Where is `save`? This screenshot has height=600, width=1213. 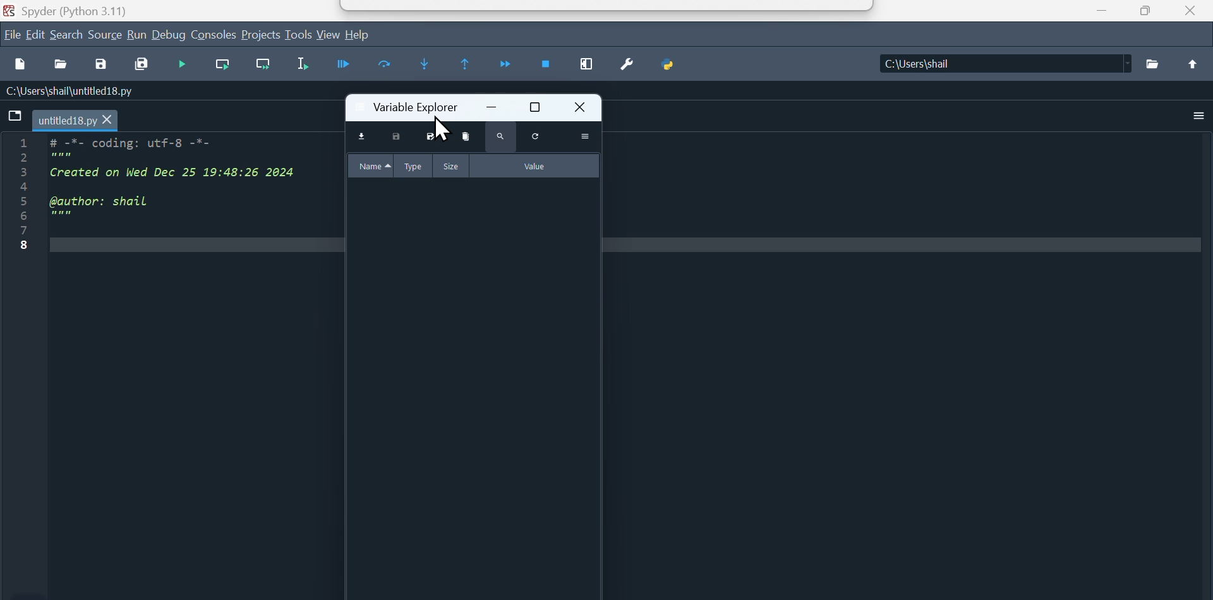 save is located at coordinates (397, 138).